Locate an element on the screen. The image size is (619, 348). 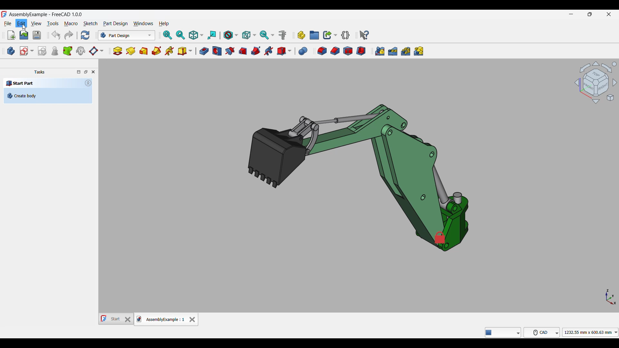
Mirrored is located at coordinates (380, 51).